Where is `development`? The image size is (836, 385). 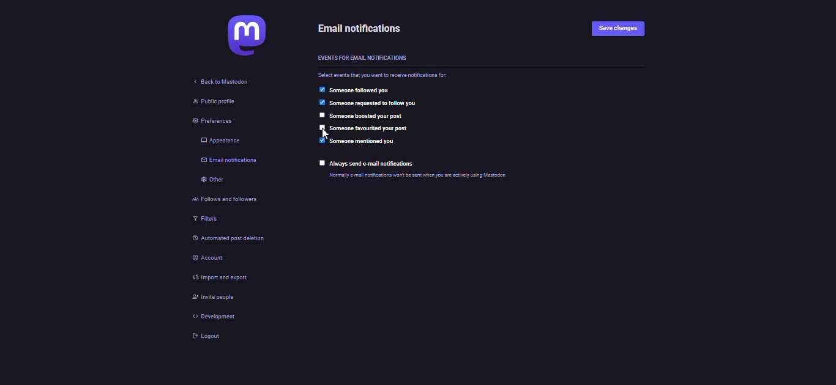 development is located at coordinates (211, 317).